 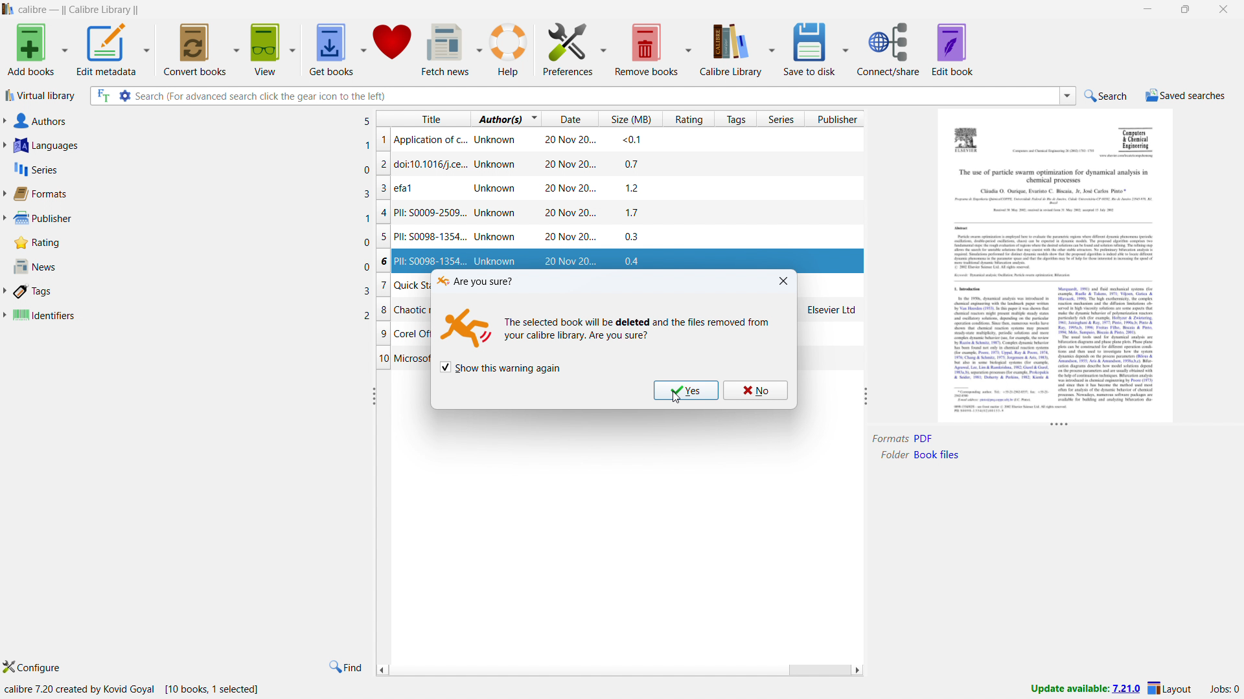 I want to click on sort by authors, so click(x=498, y=118).